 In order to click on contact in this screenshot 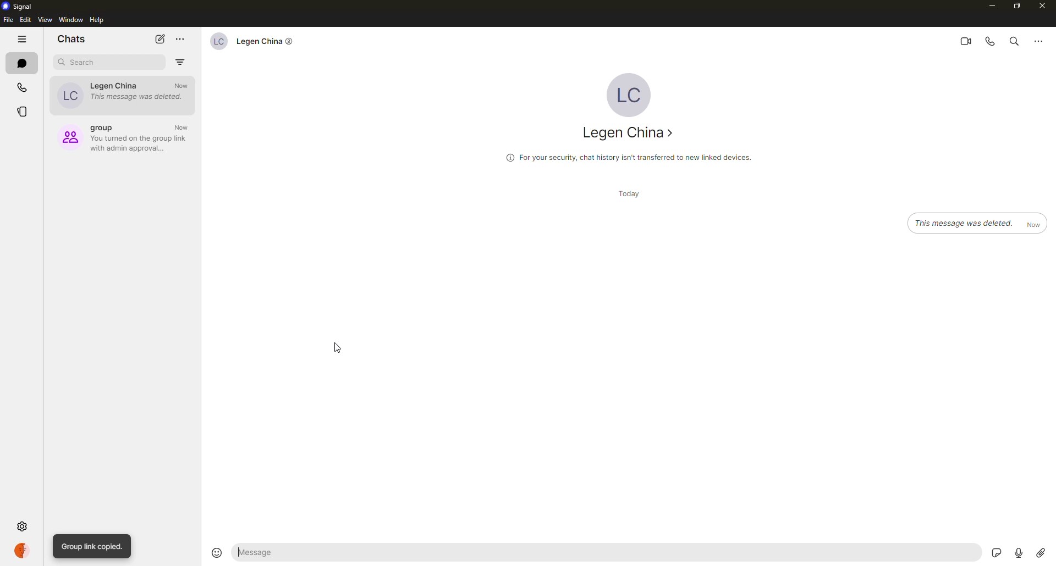, I will do `click(631, 134)`.